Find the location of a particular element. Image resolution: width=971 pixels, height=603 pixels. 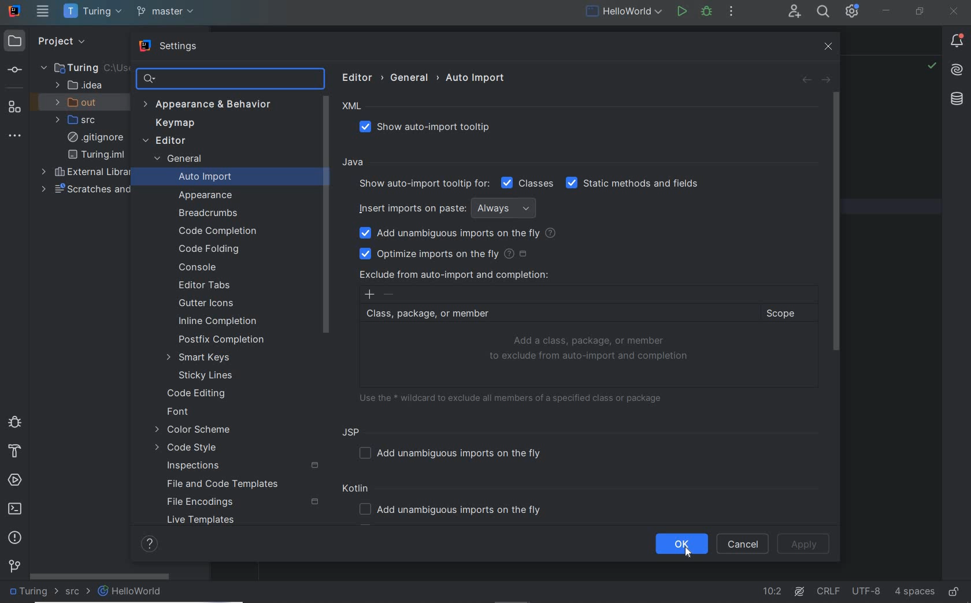

EDIT OR READ ONLY is located at coordinates (955, 586).